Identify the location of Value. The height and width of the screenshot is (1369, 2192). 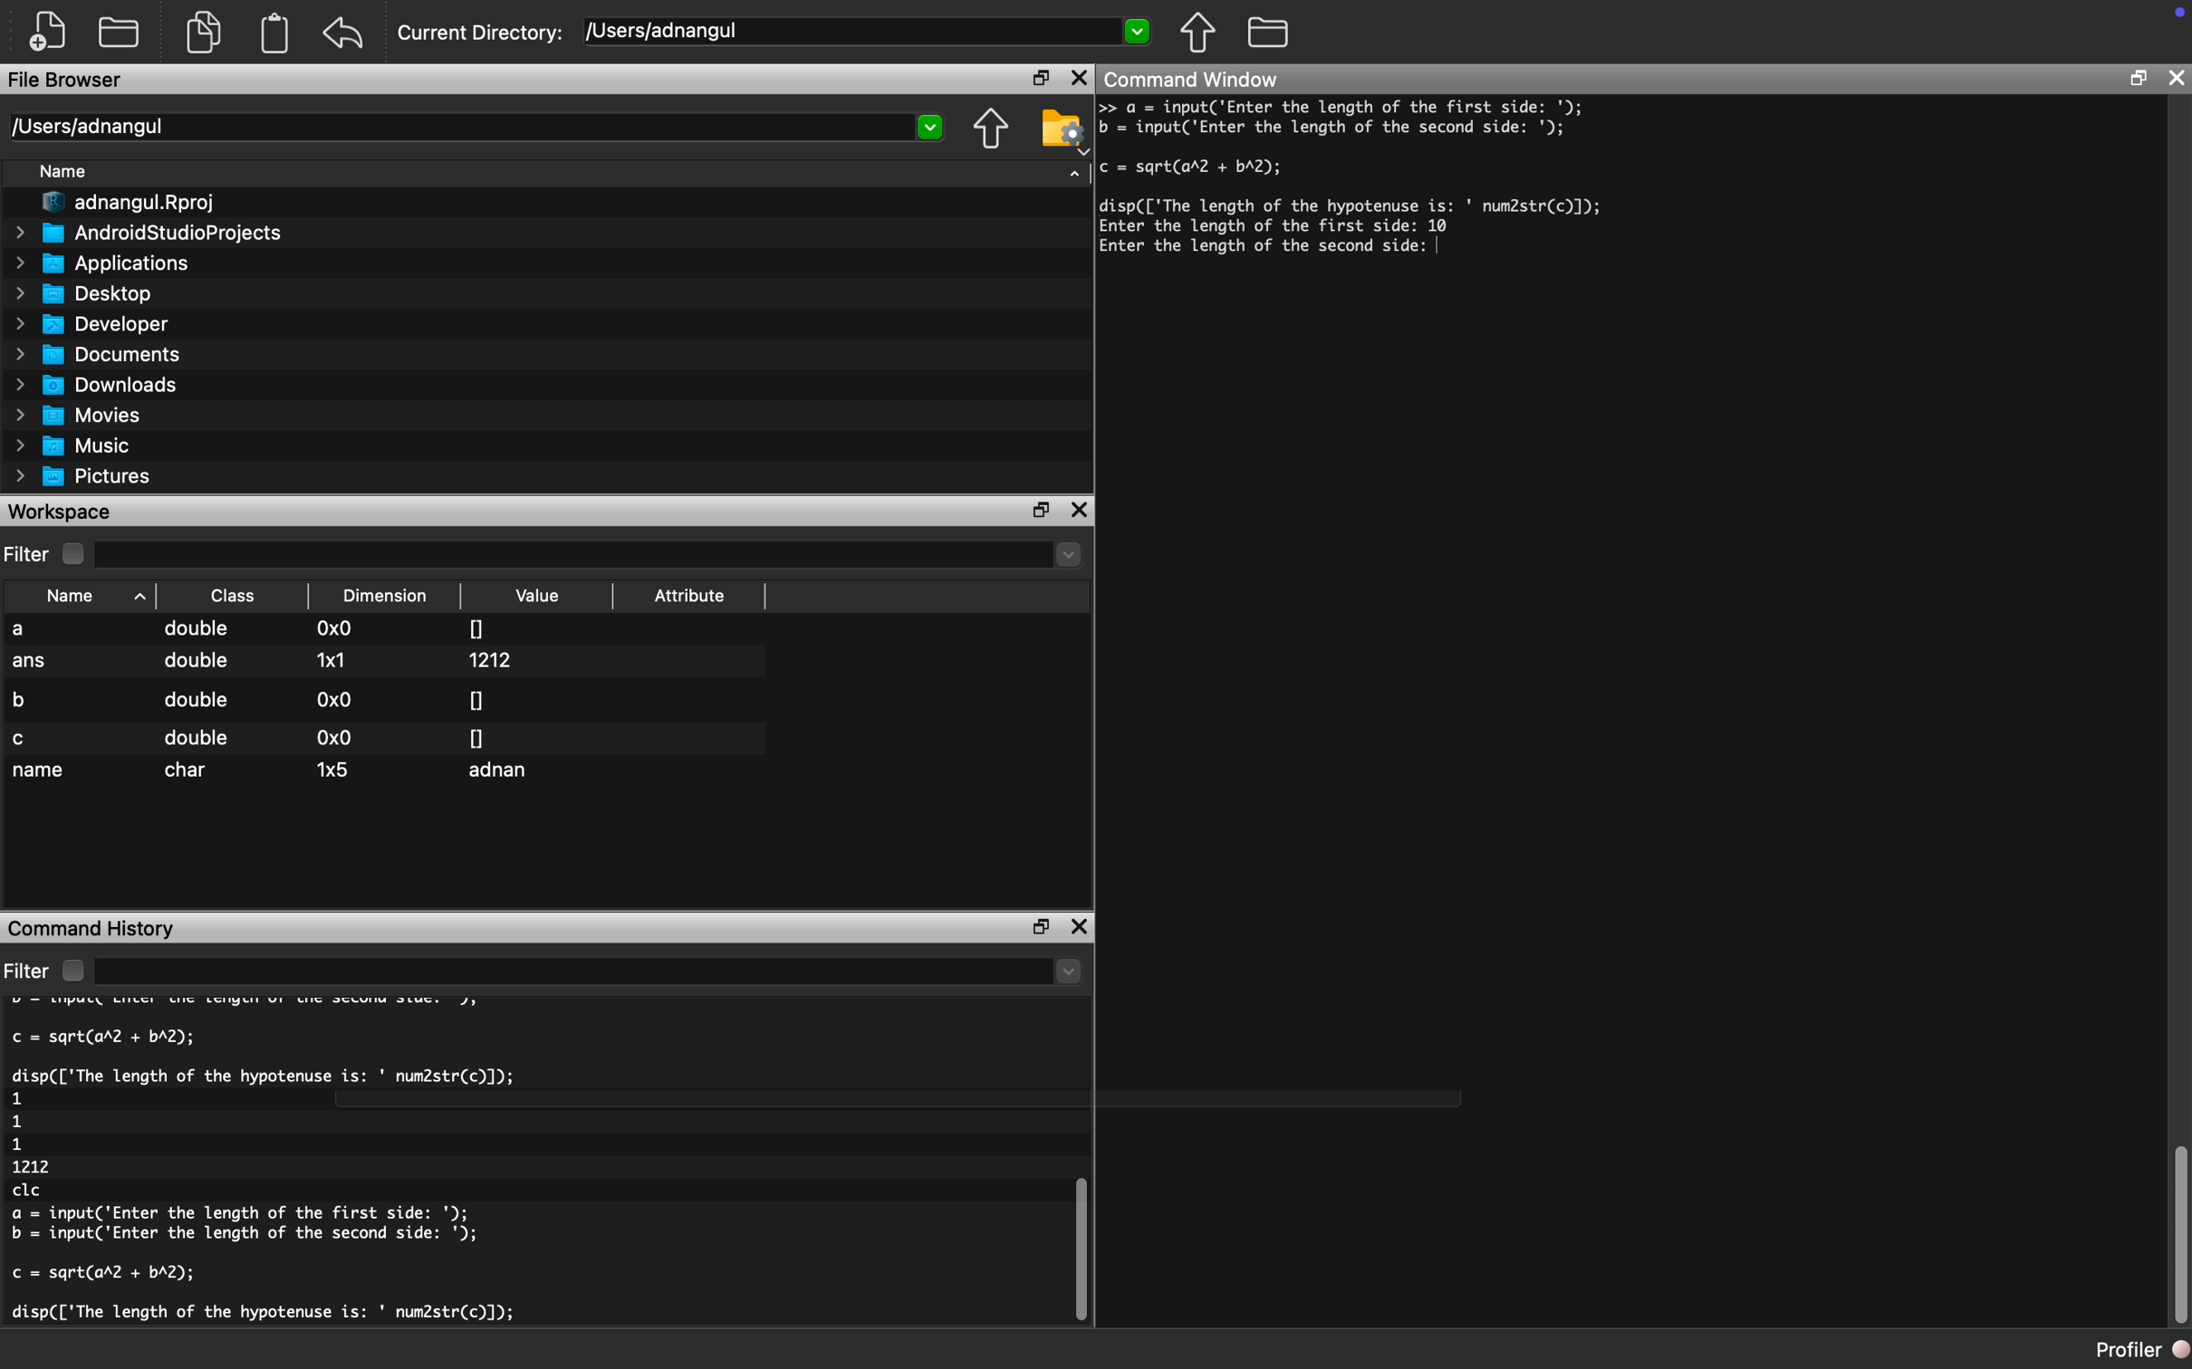
(541, 596).